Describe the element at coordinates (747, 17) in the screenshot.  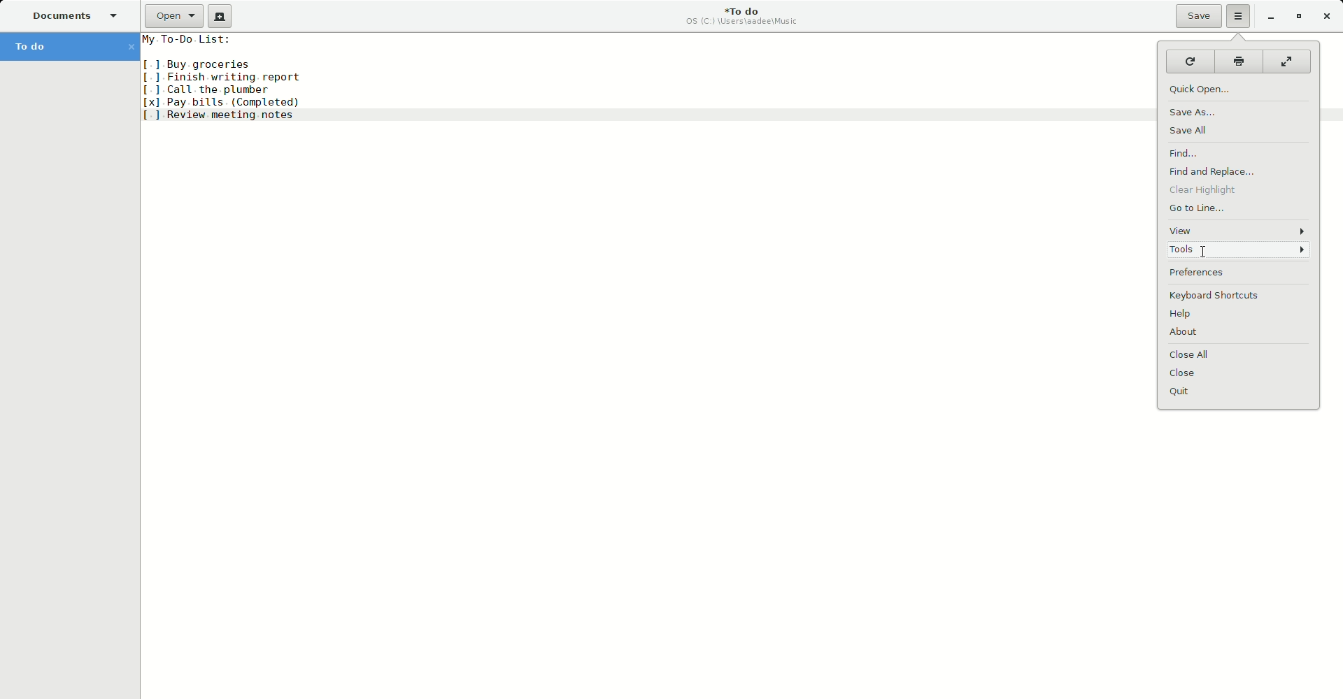
I see `To do` at that location.